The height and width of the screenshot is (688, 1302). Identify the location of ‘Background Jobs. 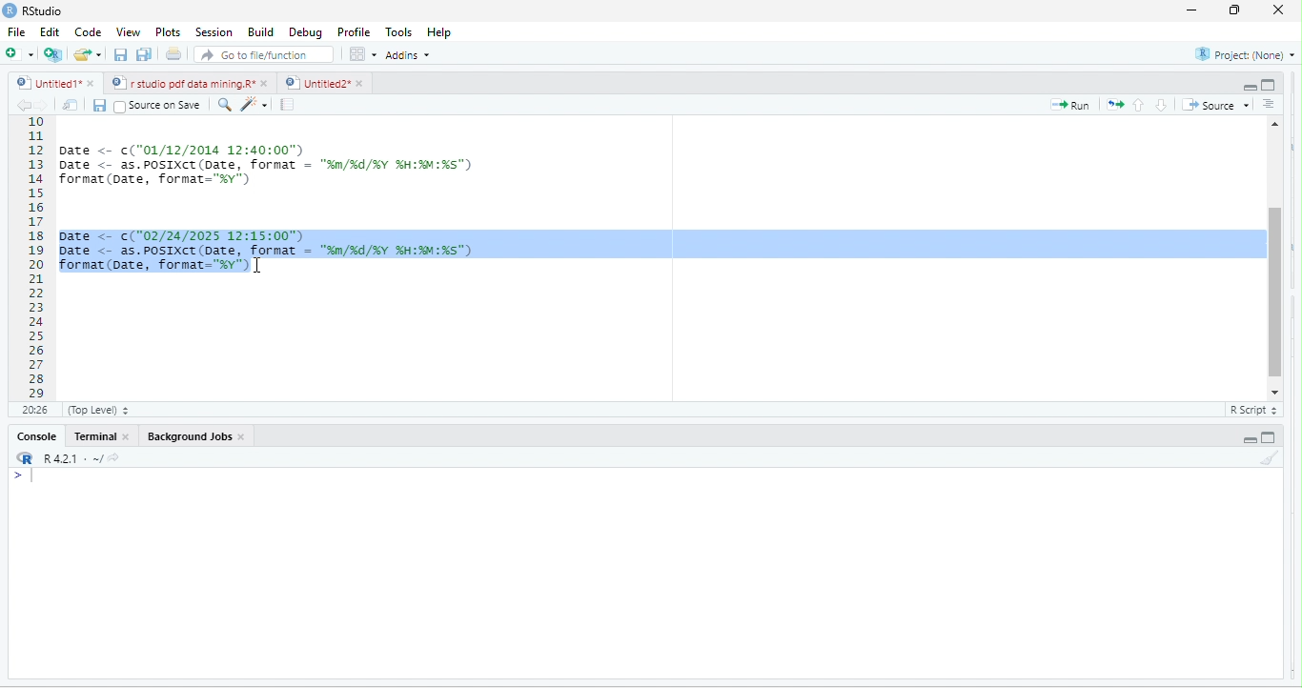
(188, 437).